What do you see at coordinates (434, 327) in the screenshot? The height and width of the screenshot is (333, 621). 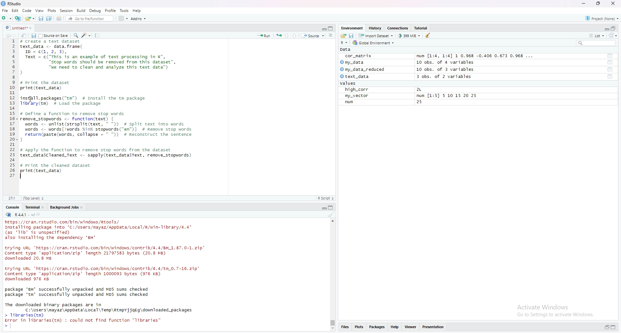 I see `presentation` at bounding box center [434, 327].